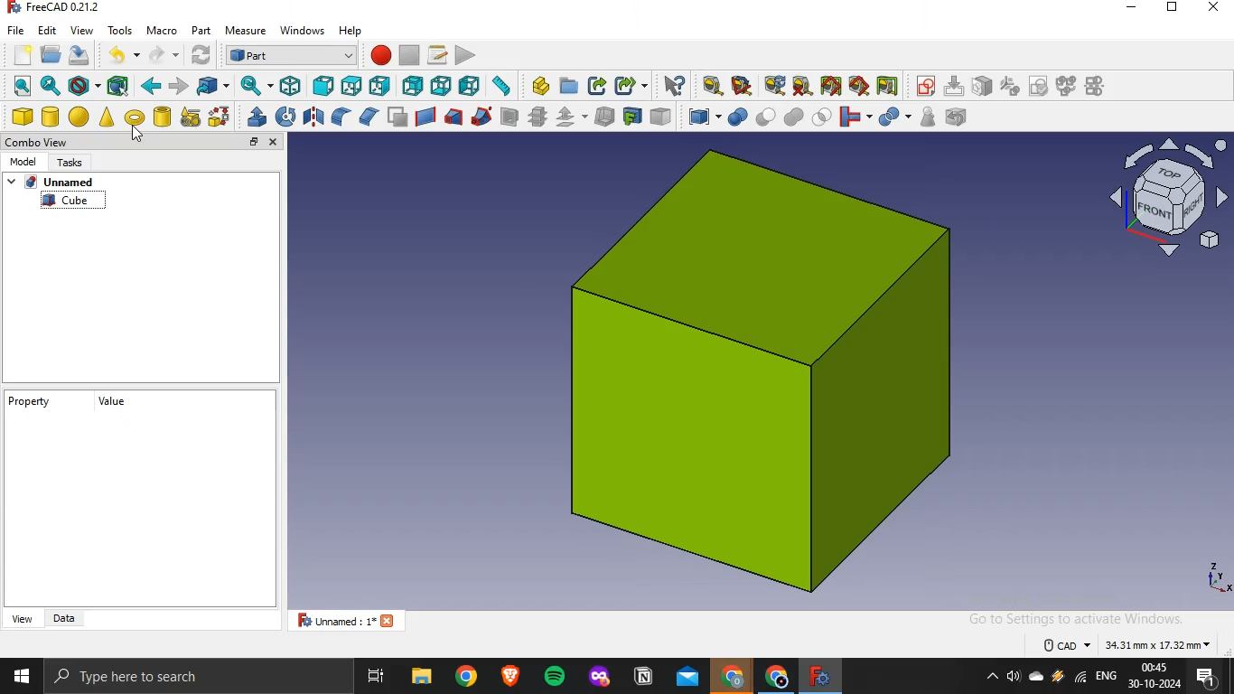  I want to click on cursor, so click(137, 134).